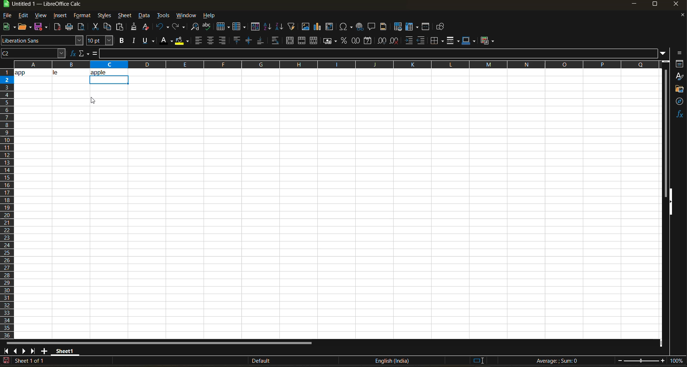 The image size is (687, 367). Describe the element at coordinates (559, 362) in the screenshot. I see `formula` at that location.